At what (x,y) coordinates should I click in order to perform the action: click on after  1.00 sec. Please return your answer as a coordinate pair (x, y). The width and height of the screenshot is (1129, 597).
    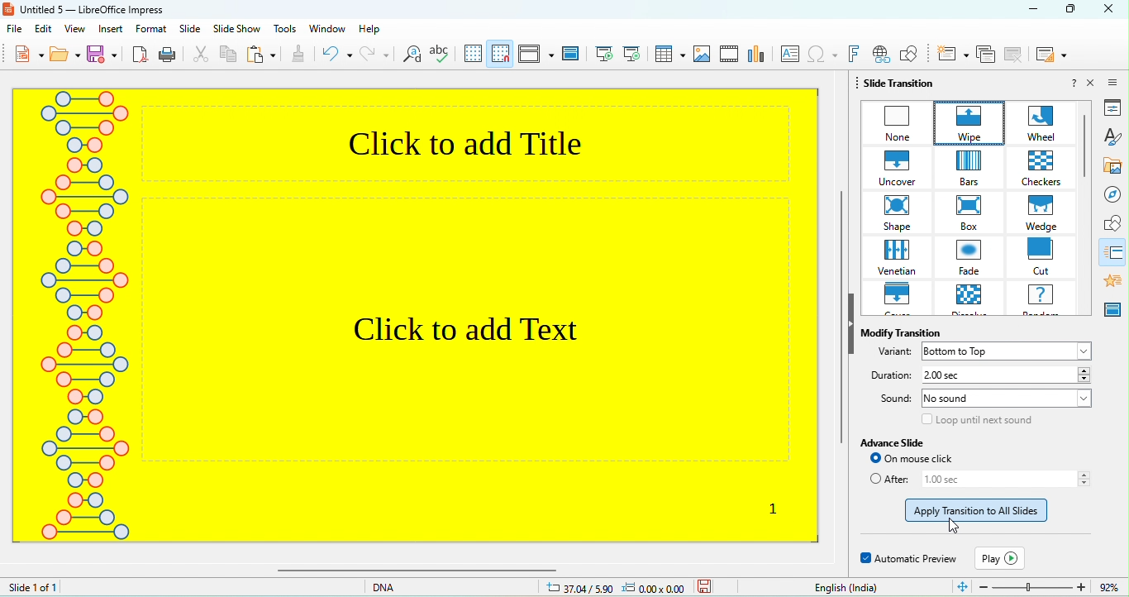
    Looking at the image, I should click on (981, 481).